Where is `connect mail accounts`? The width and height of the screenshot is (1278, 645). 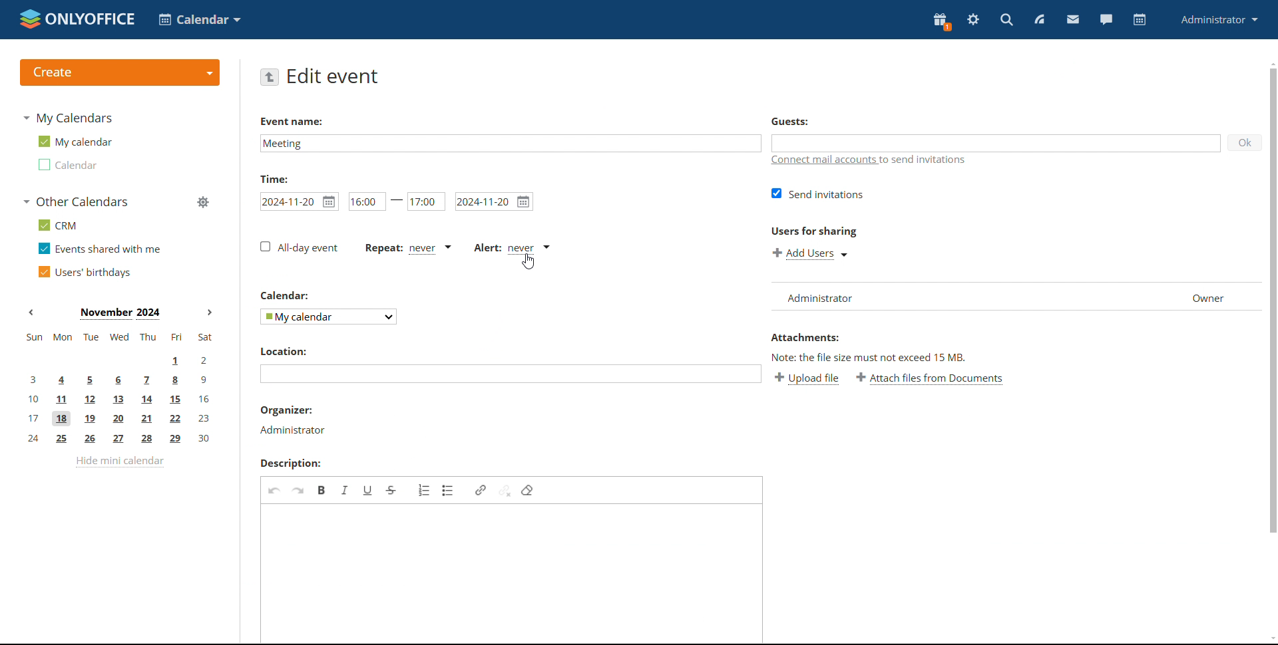
connect mail accounts is located at coordinates (875, 162).